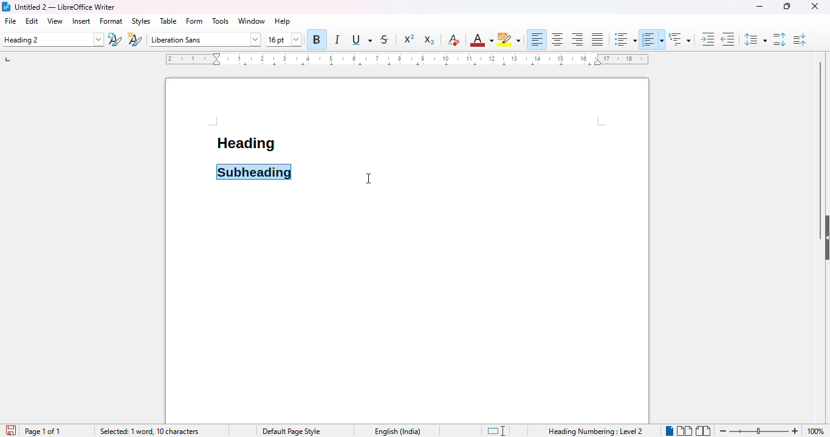  I want to click on toggle ordered list, so click(653, 39).